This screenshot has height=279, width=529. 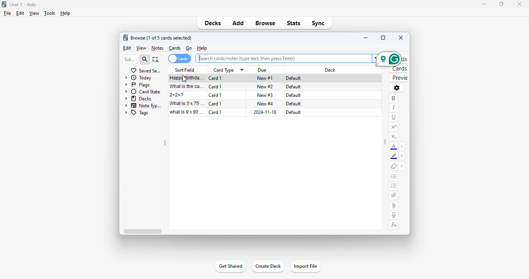 I want to click on search, so click(x=144, y=60).